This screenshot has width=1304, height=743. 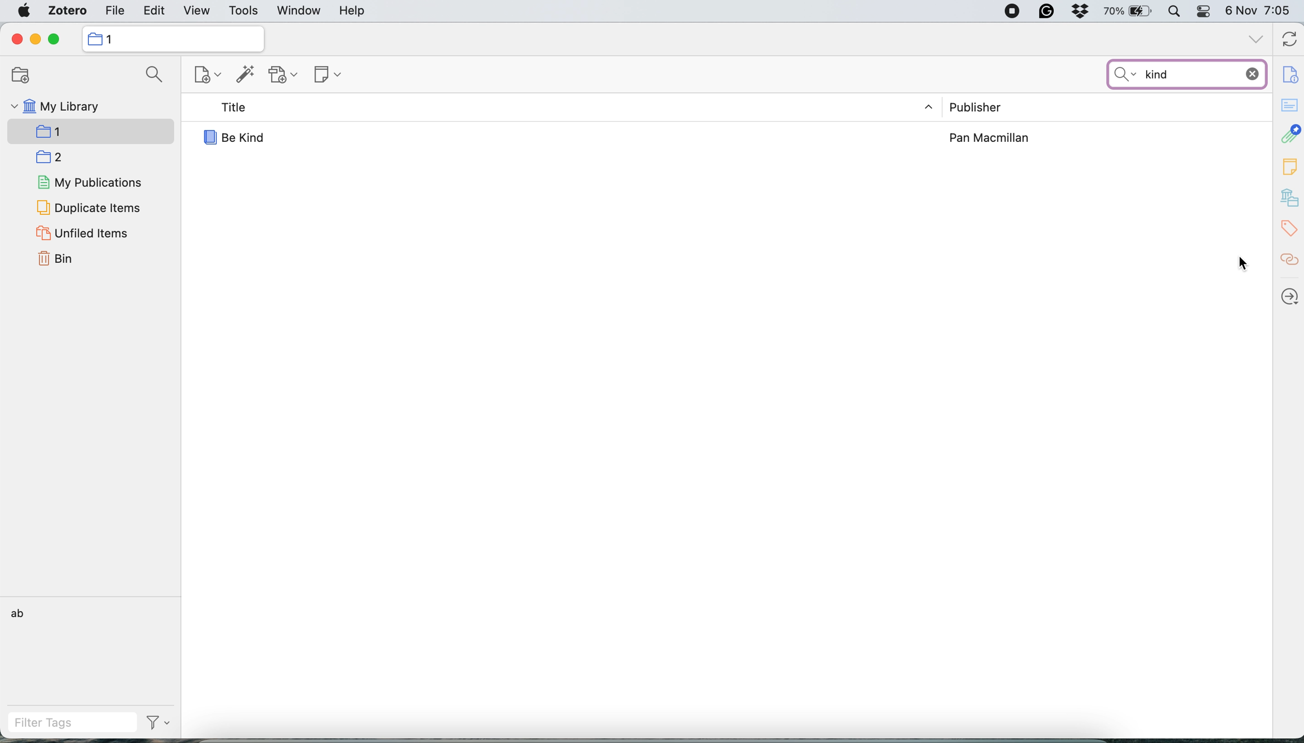 What do you see at coordinates (1289, 105) in the screenshot?
I see `abstract` at bounding box center [1289, 105].